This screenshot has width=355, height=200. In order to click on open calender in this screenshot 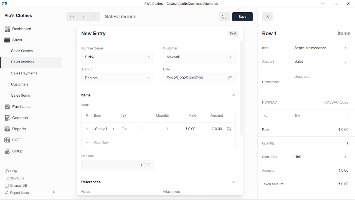, I will do `click(230, 78)`.